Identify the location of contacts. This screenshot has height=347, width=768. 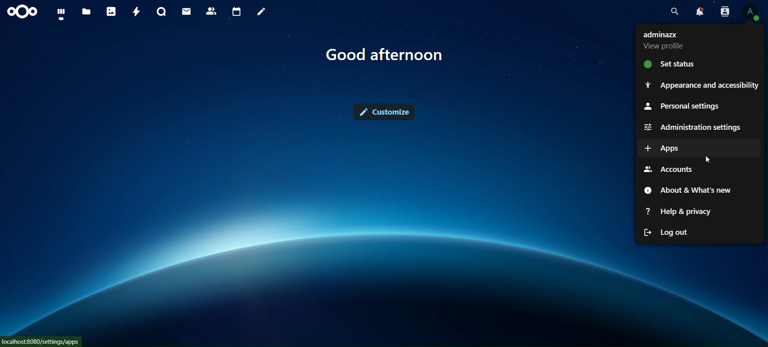
(211, 10).